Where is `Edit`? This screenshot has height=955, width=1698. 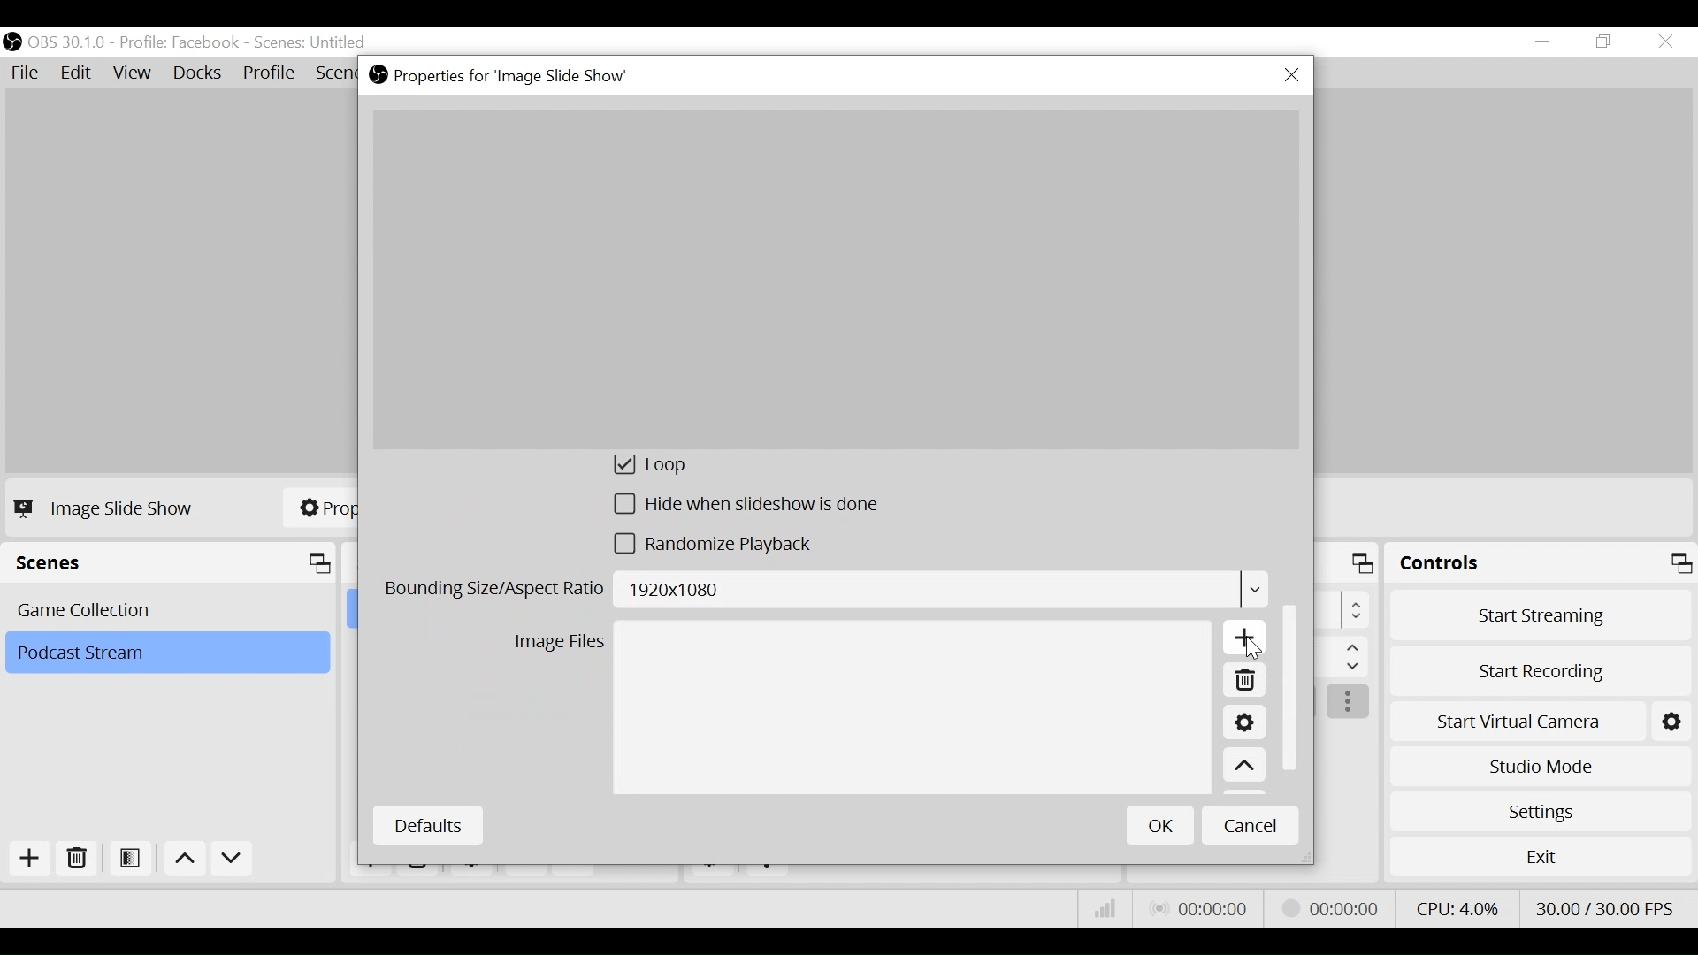
Edit is located at coordinates (78, 73).